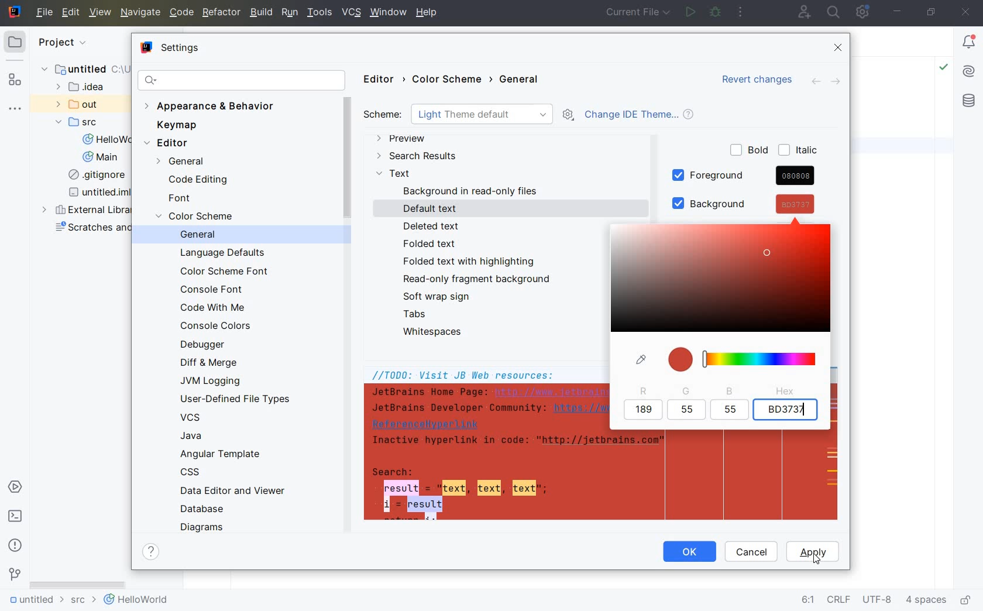 This screenshot has width=983, height=611. Describe the element at coordinates (899, 12) in the screenshot. I see `minimize` at that location.